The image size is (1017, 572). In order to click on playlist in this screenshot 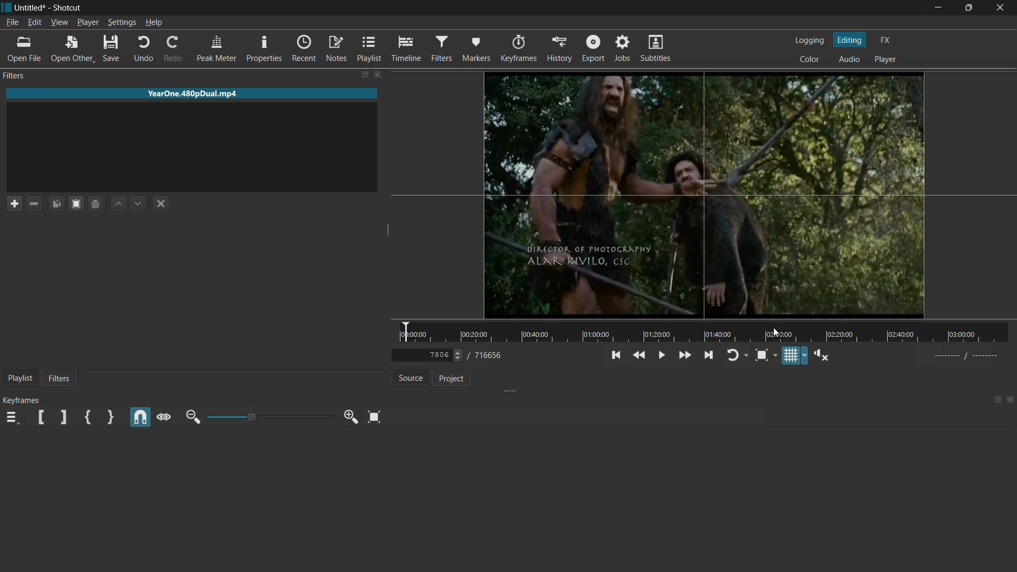, I will do `click(370, 49)`.